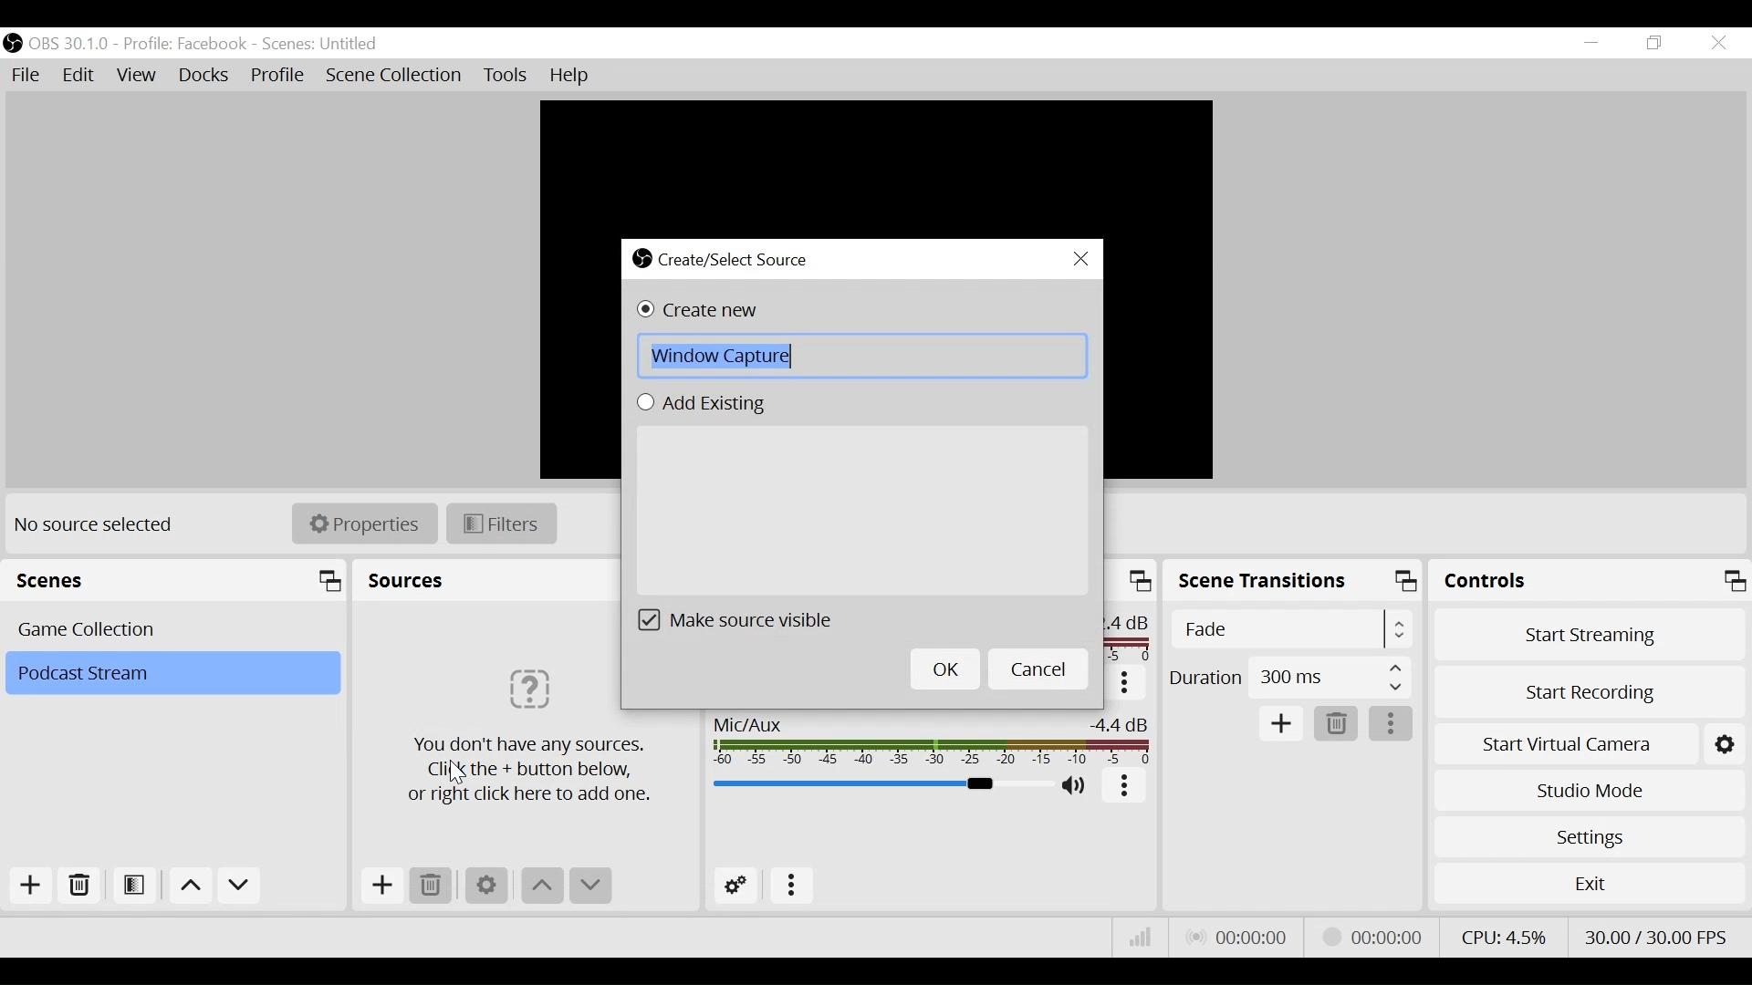  Describe the element at coordinates (364, 524) in the screenshot. I see `Properties` at that location.